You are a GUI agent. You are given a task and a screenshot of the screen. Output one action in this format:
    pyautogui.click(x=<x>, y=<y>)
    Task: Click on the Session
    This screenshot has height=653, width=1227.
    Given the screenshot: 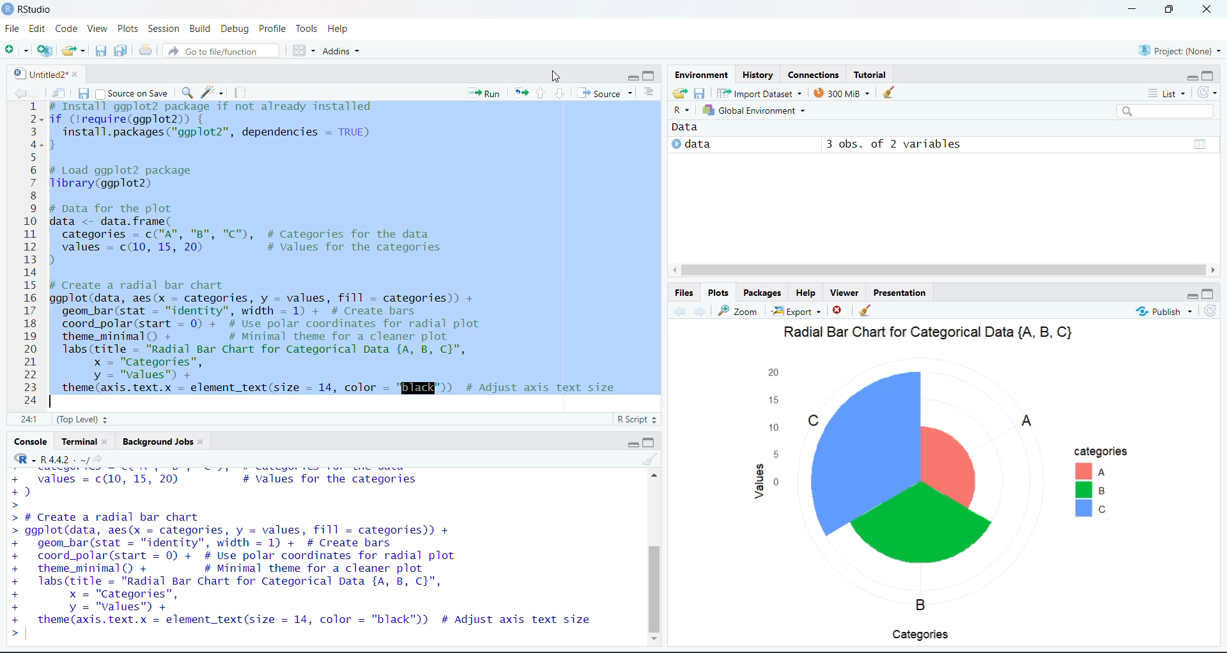 What is the action you would take?
    pyautogui.click(x=163, y=29)
    